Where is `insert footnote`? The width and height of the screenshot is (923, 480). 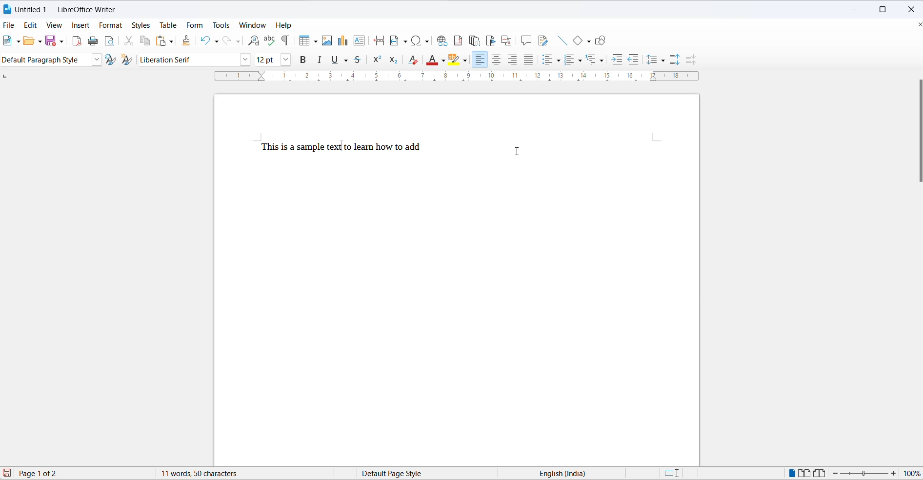
insert footnote is located at coordinates (459, 40).